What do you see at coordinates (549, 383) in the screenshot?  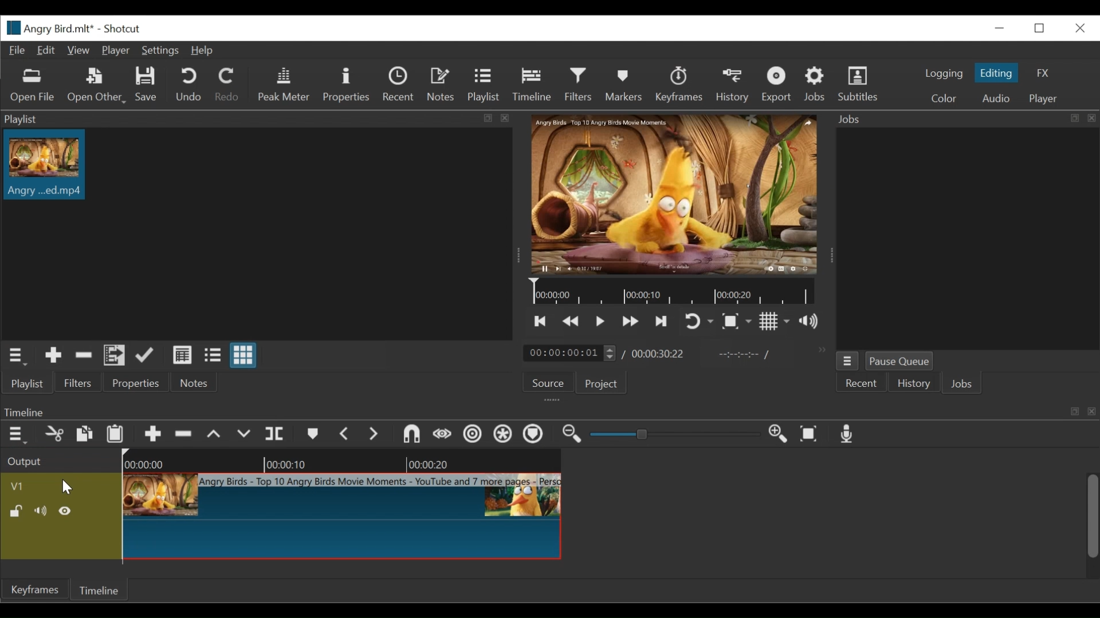 I see `Source` at bounding box center [549, 383].